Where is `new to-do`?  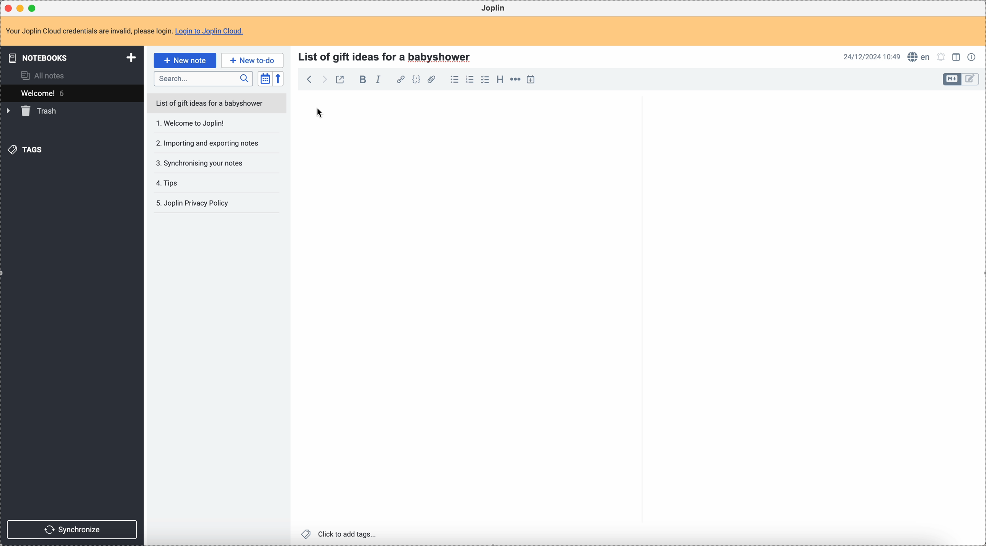 new to-do is located at coordinates (252, 60).